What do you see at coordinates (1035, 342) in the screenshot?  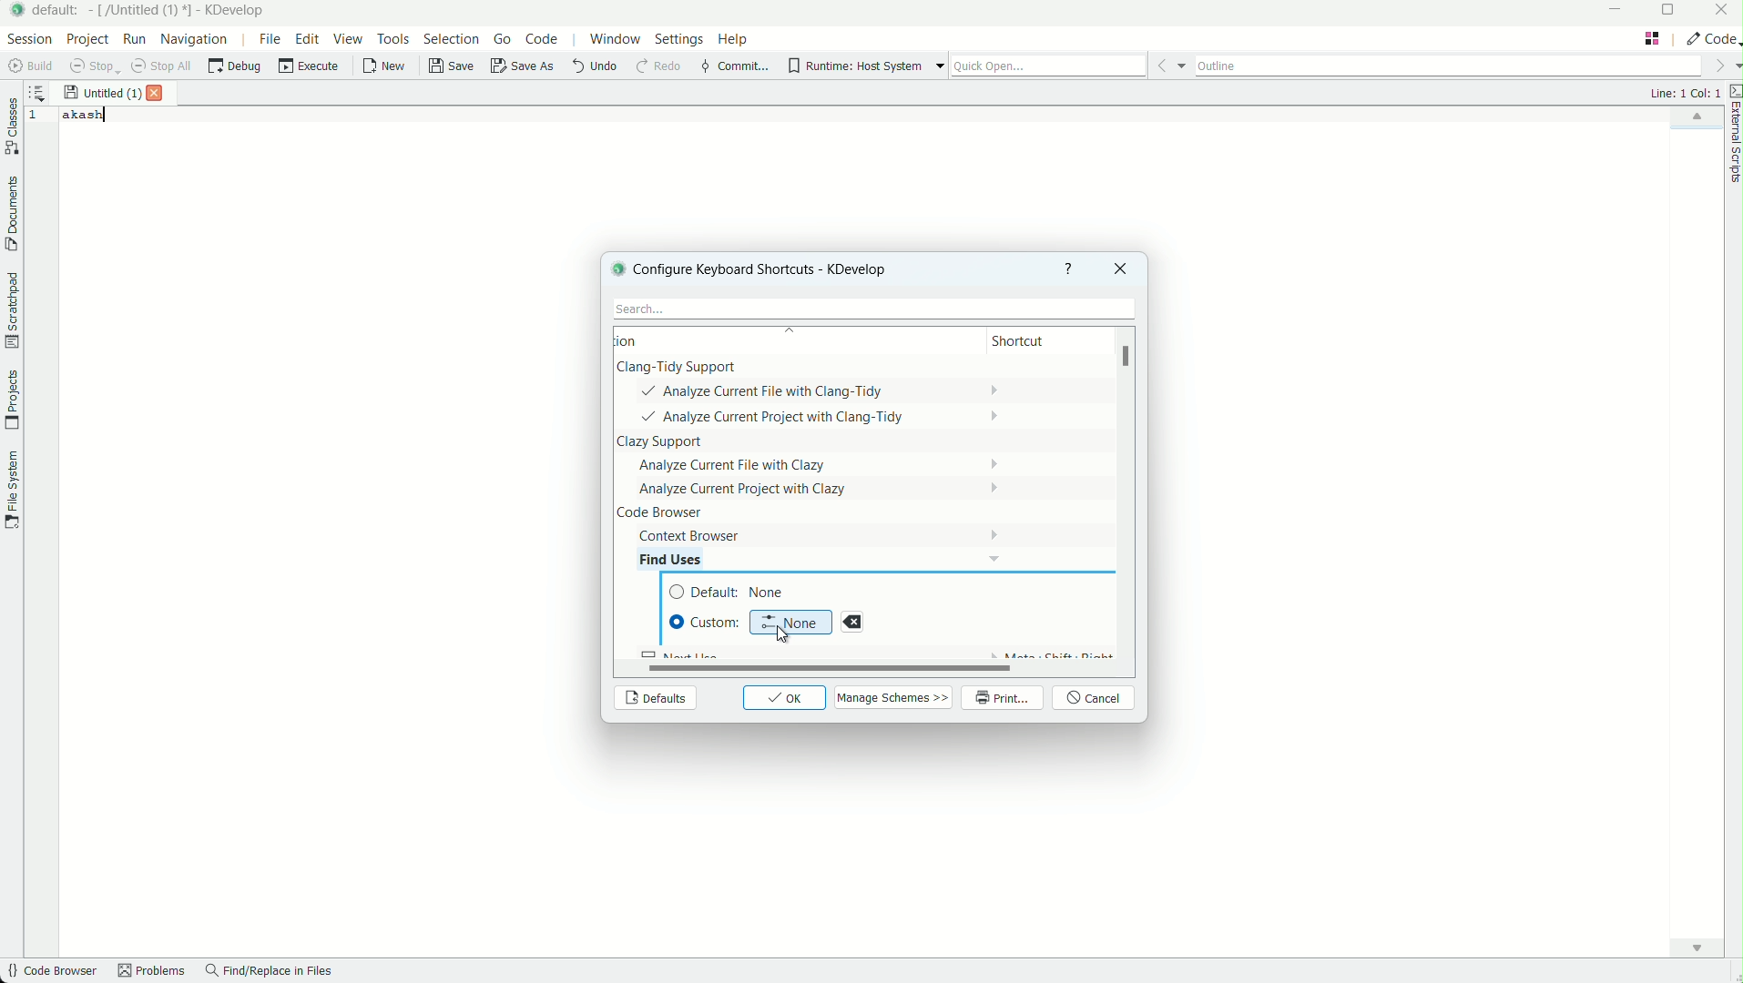 I see `shortcut` at bounding box center [1035, 342].